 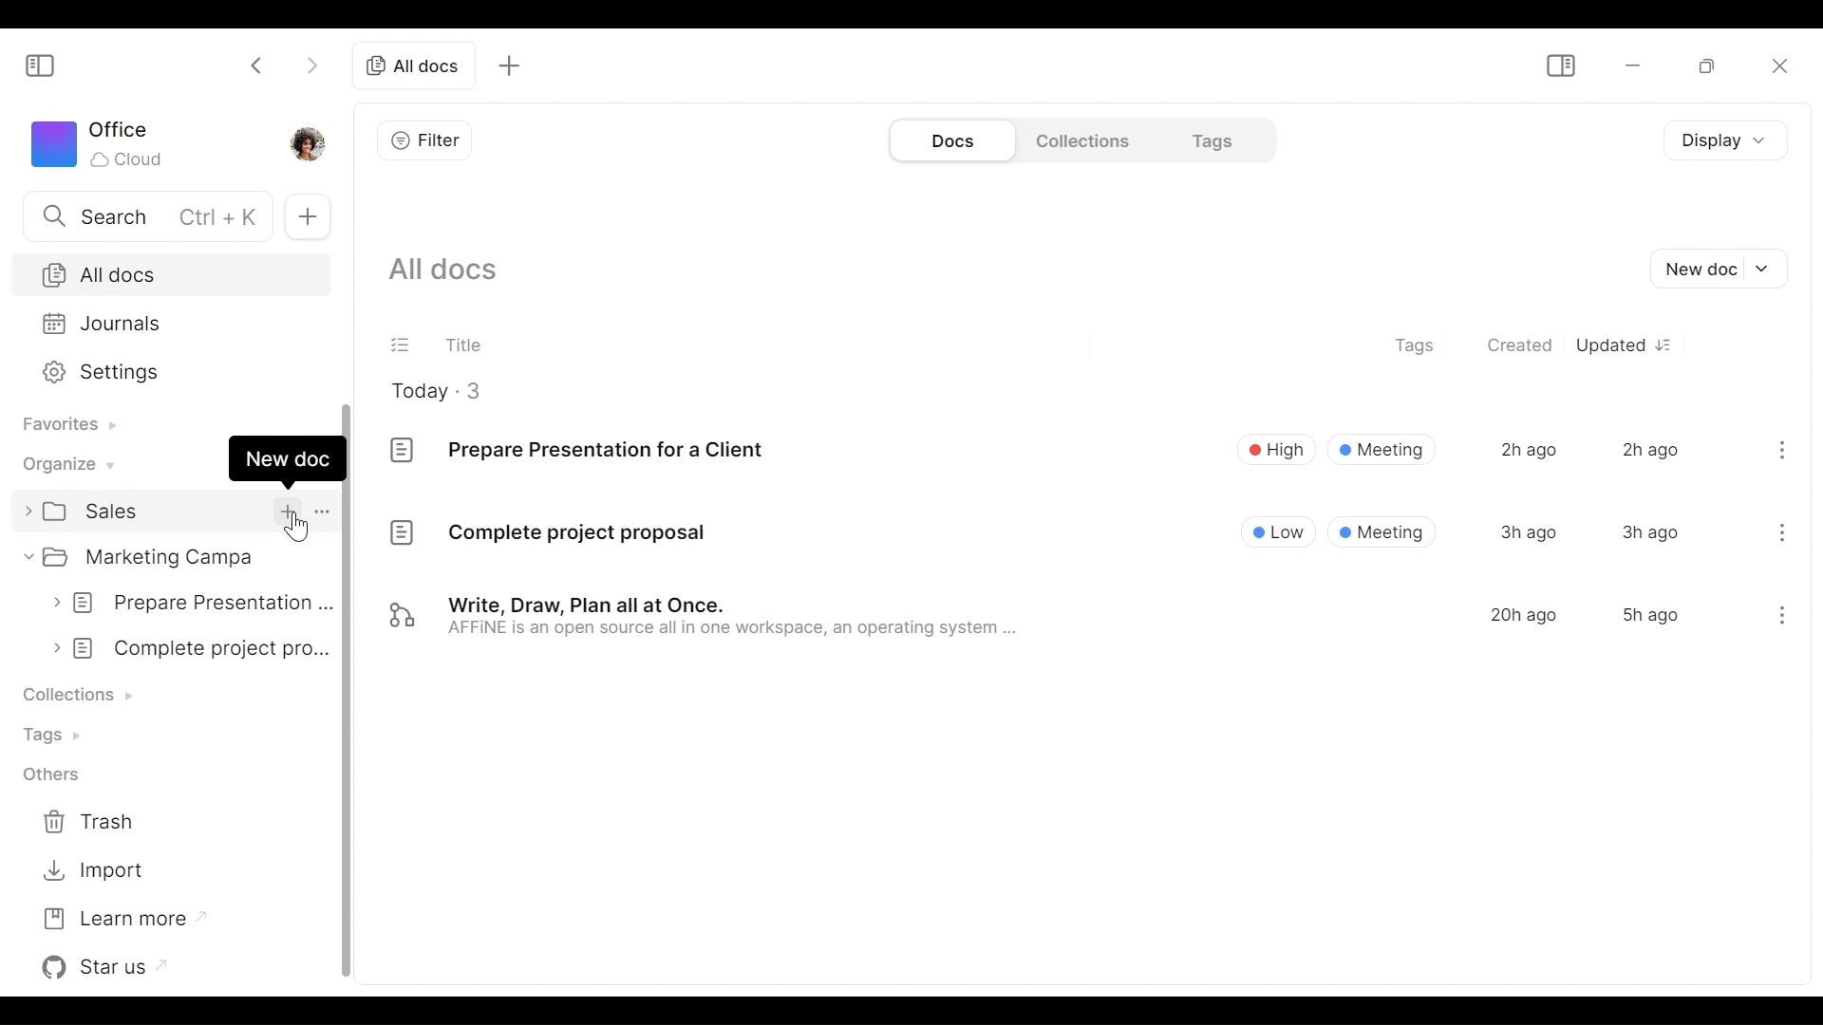 I want to click on Click to go forward, so click(x=307, y=66).